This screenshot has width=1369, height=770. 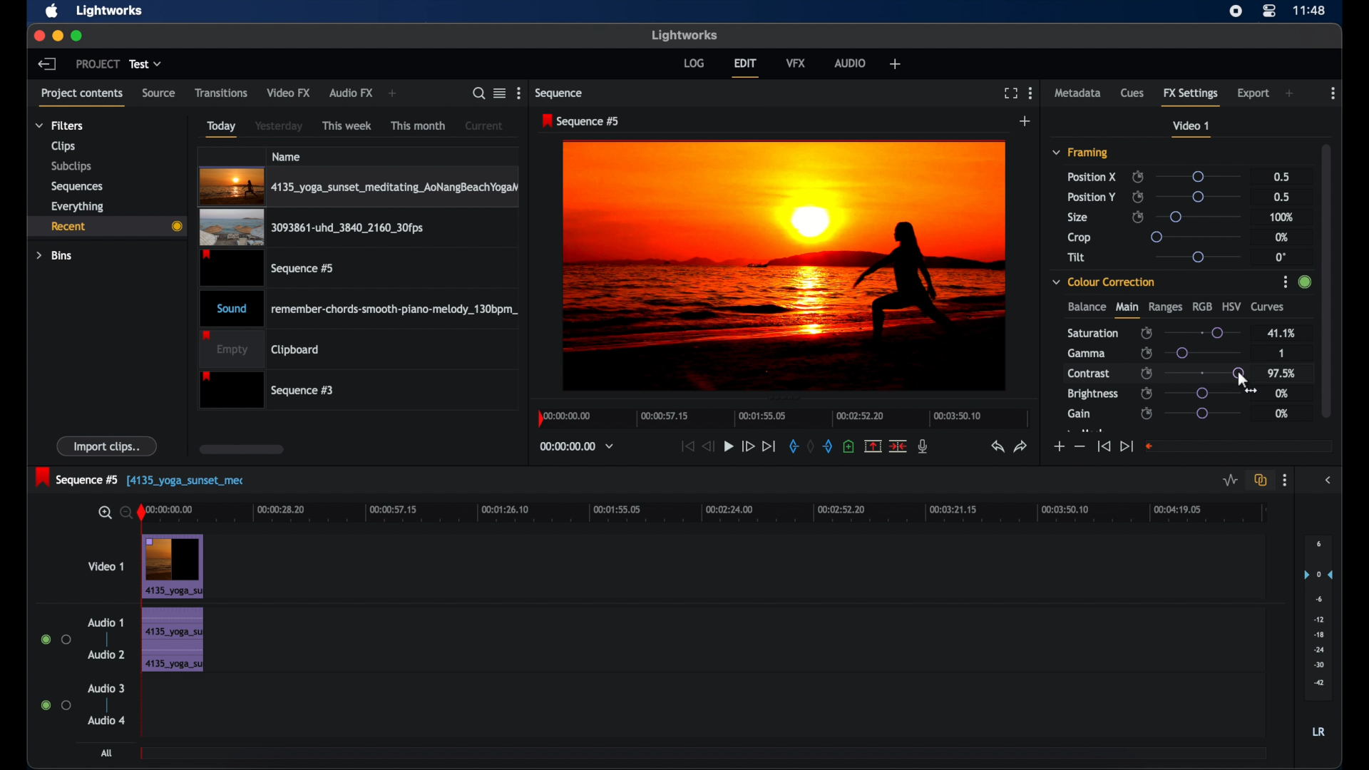 I want to click on More Options, so click(x=1287, y=283).